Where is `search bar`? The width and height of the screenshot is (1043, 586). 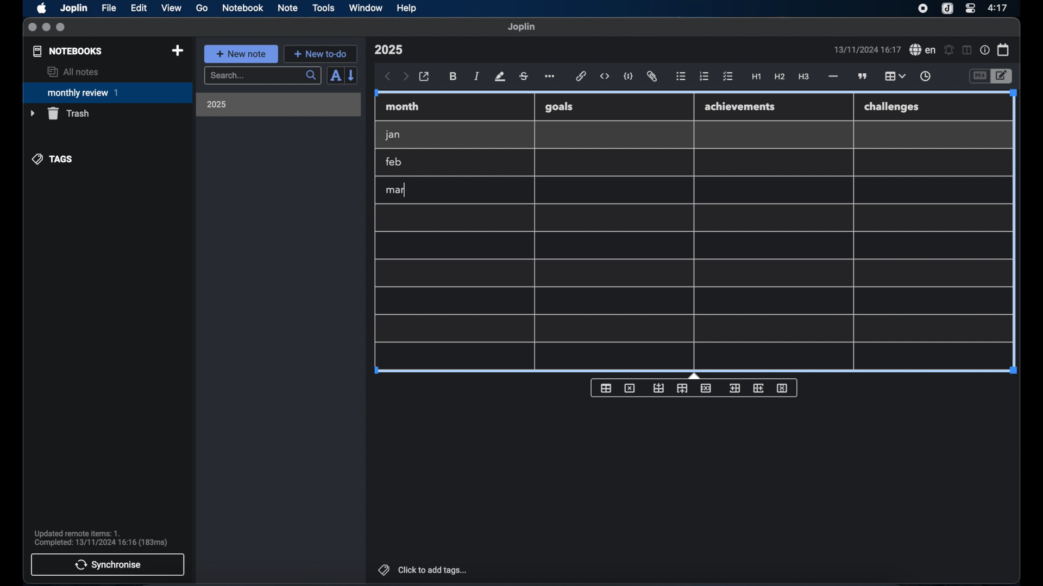 search bar is located at coordinates (262, 77).